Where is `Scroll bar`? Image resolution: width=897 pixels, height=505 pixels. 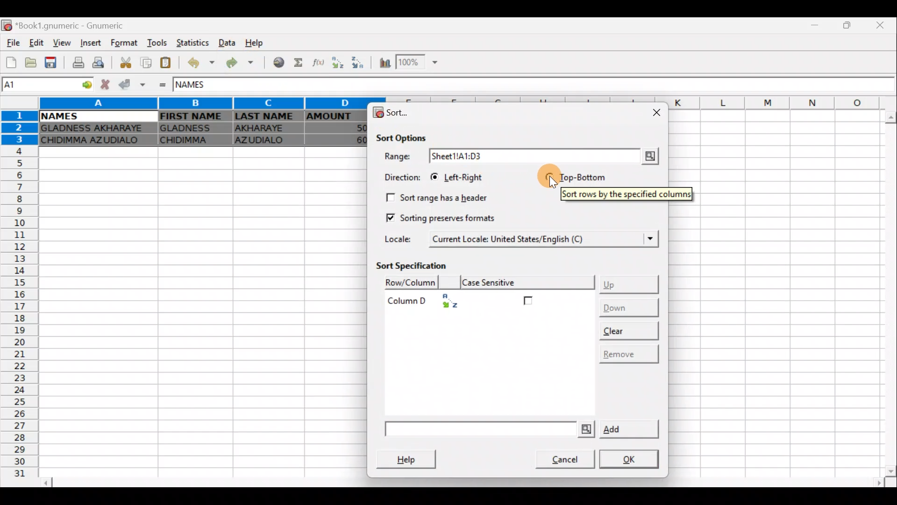
Scroll bar is located at coordinates (462, 485).